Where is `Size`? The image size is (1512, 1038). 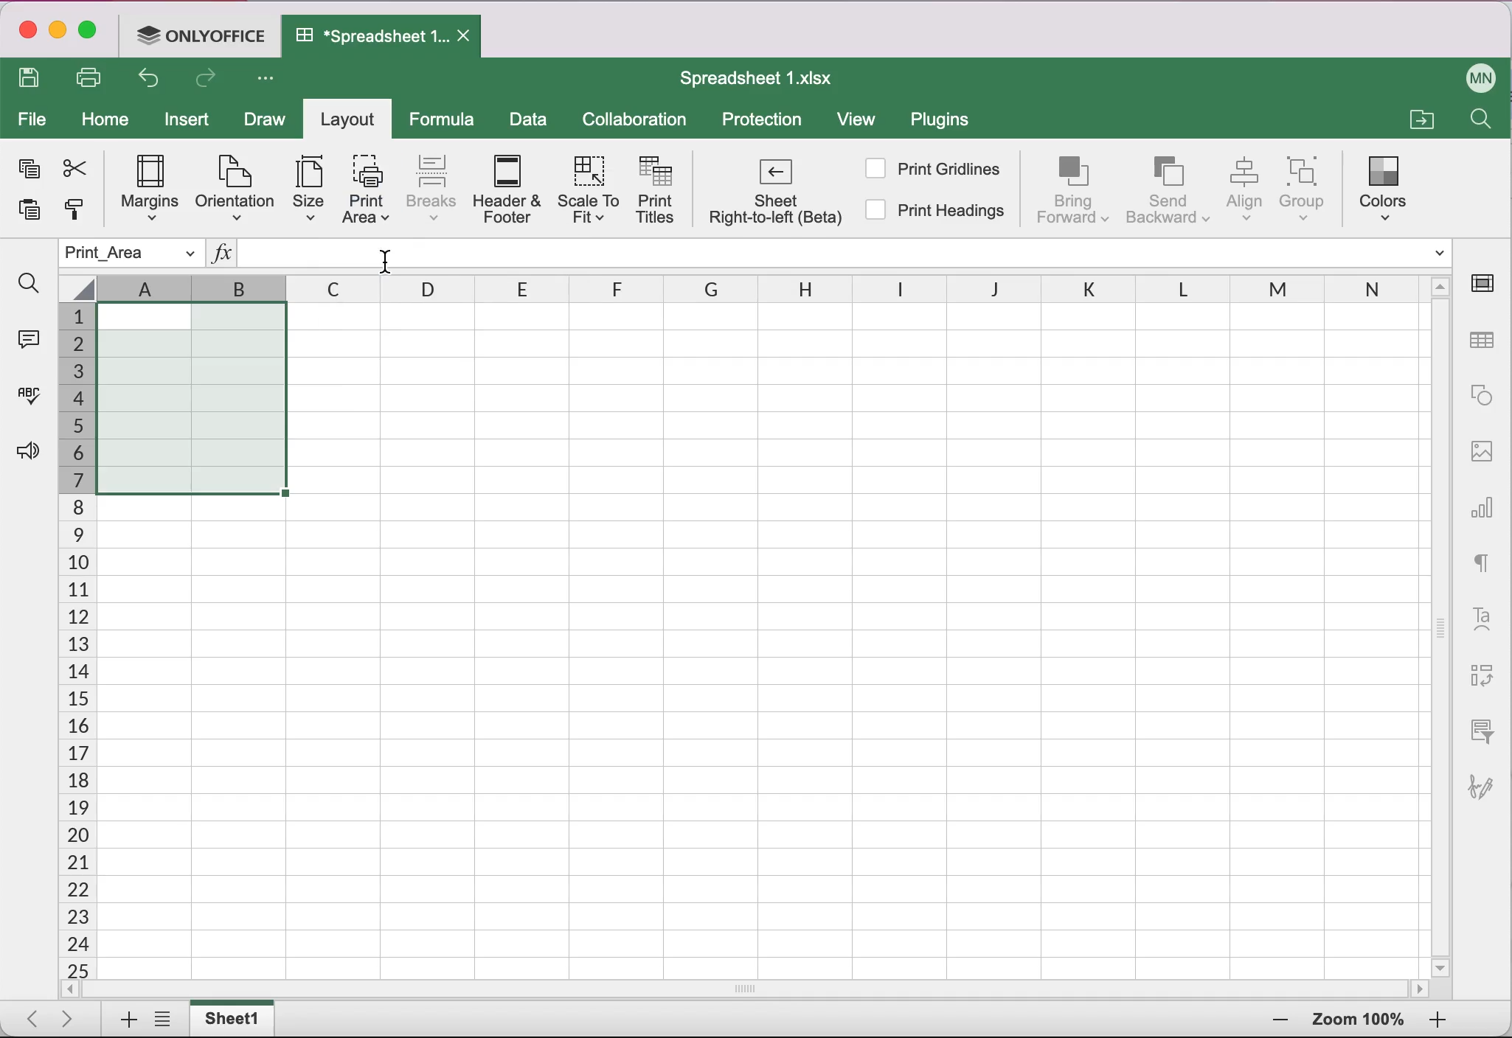
Size is located at coordinates (302, 191).